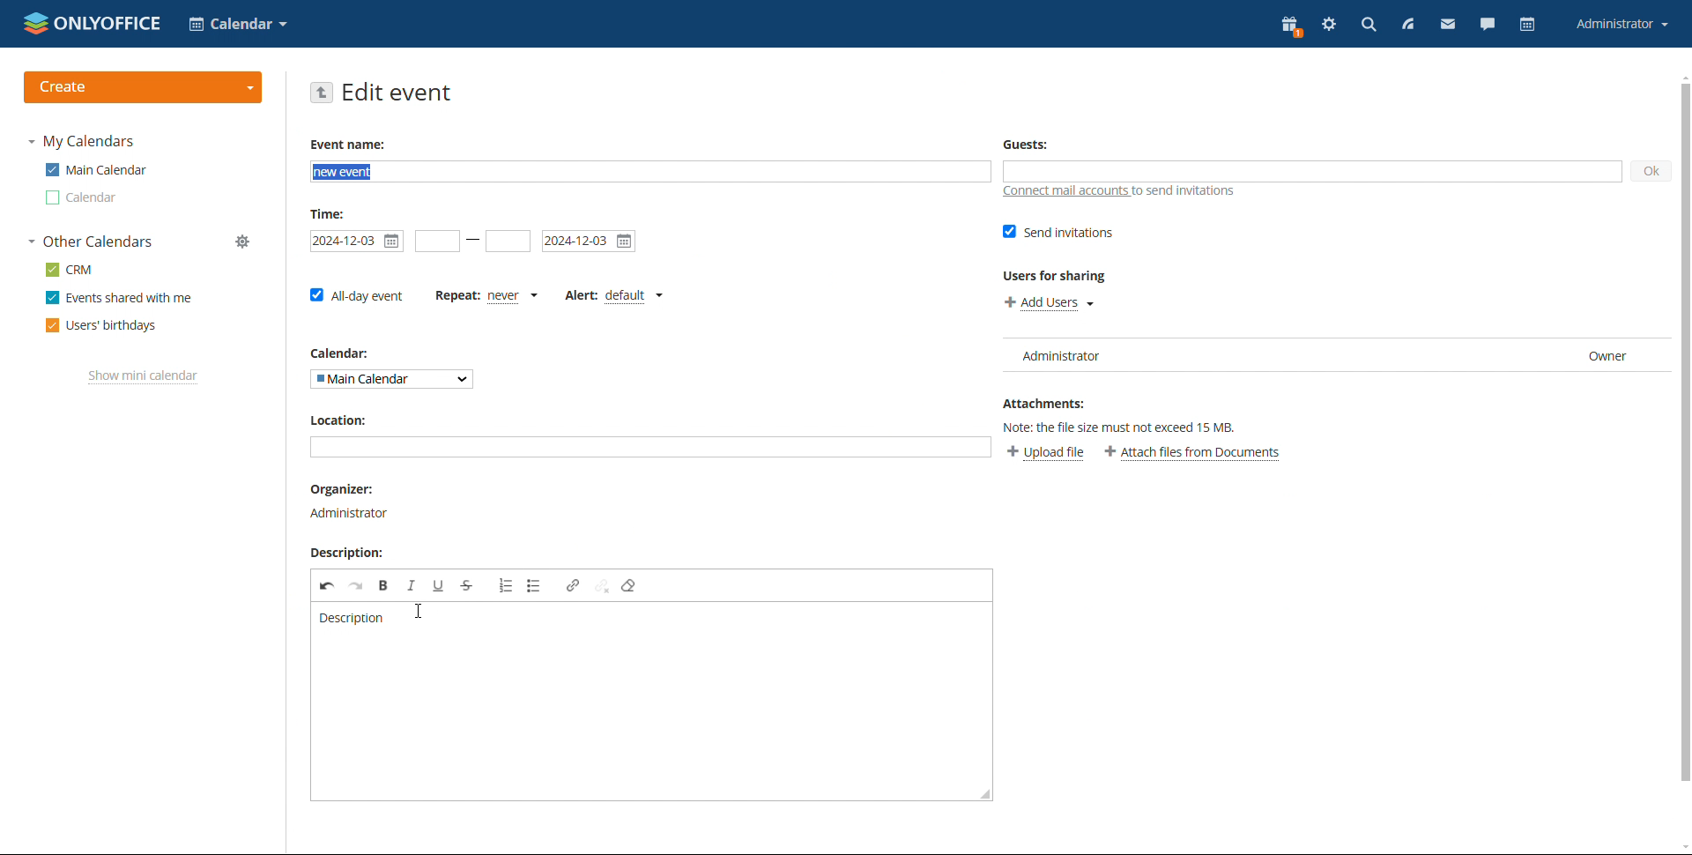 The image size is (1692, 855). Describe the element at coordinates (418, 612) in the screenshot. I see `cursor` at that location.